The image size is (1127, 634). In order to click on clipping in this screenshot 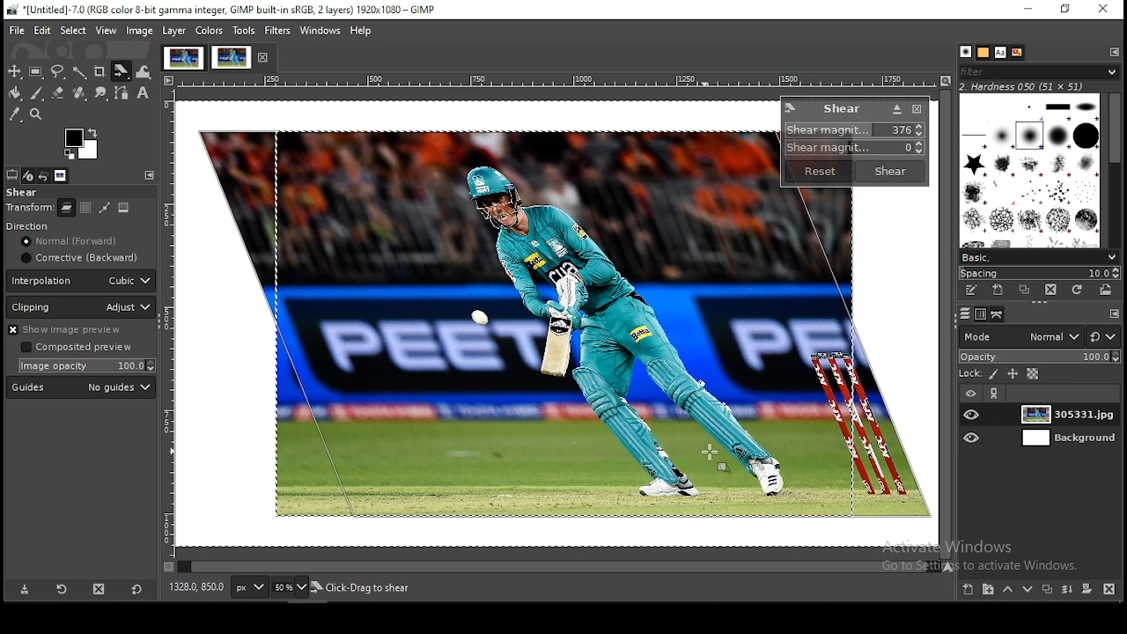, I will do `click(81, 307)`.